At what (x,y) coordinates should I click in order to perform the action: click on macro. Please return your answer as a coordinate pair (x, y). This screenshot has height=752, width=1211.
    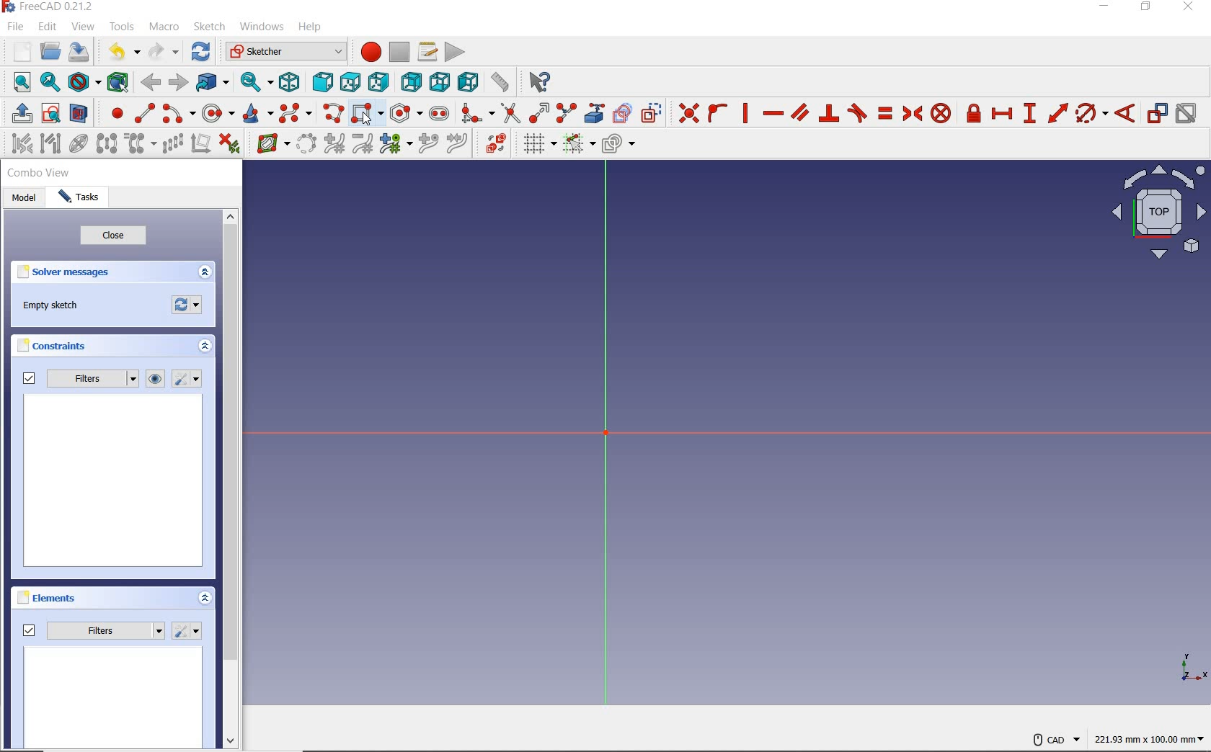
    Looking at the image, I should click on (164, 27).